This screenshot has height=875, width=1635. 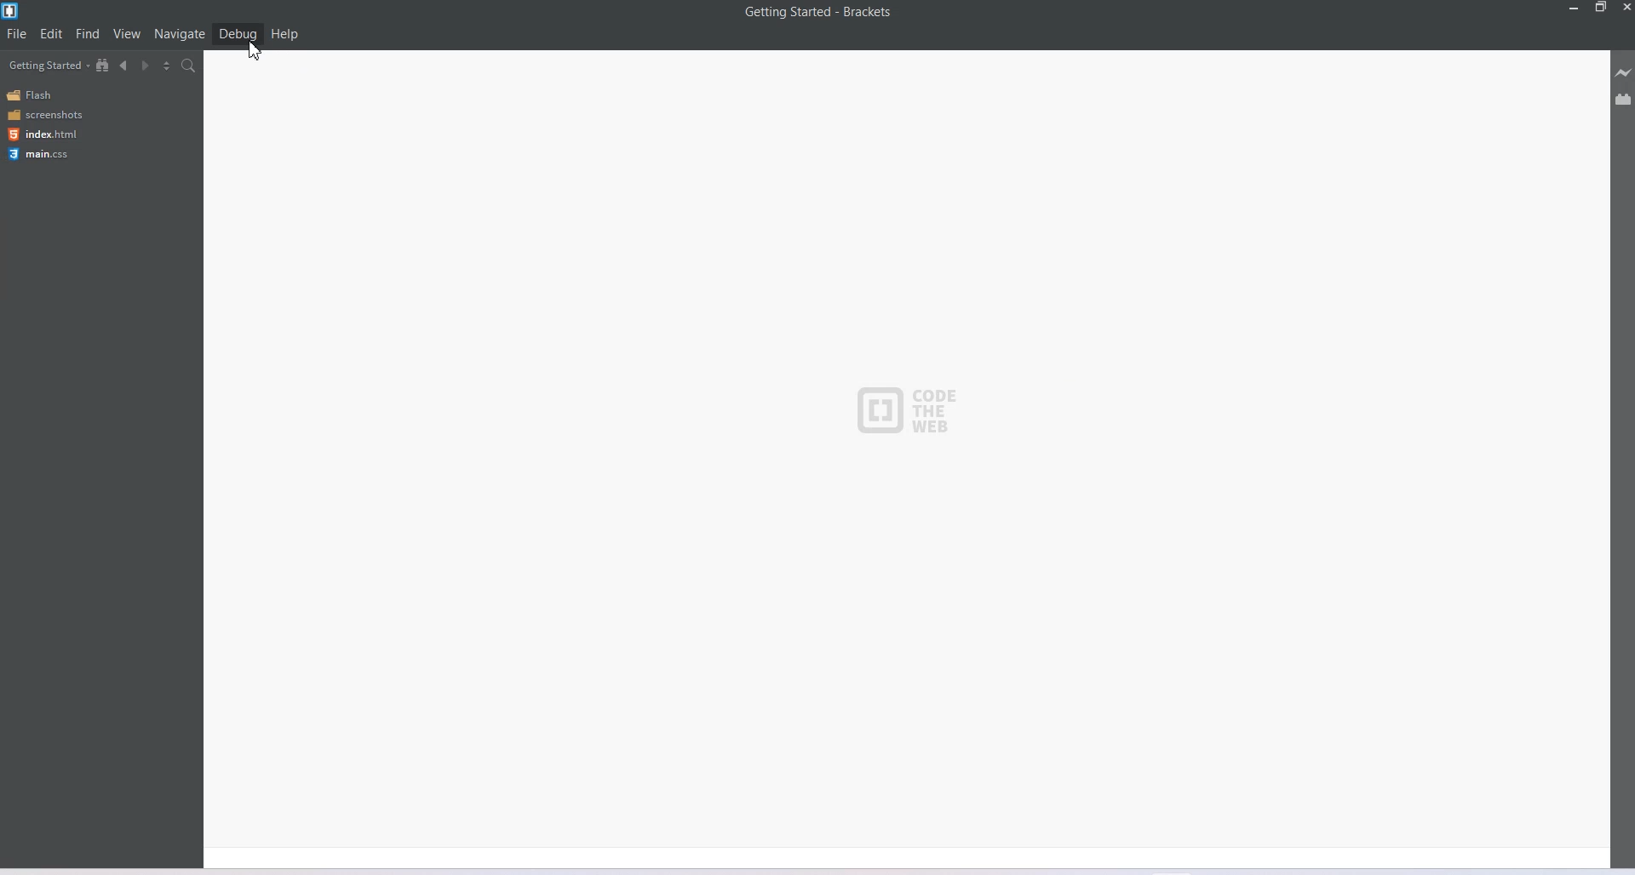 I want to click on code the web icon, so click(x=915, y=414).